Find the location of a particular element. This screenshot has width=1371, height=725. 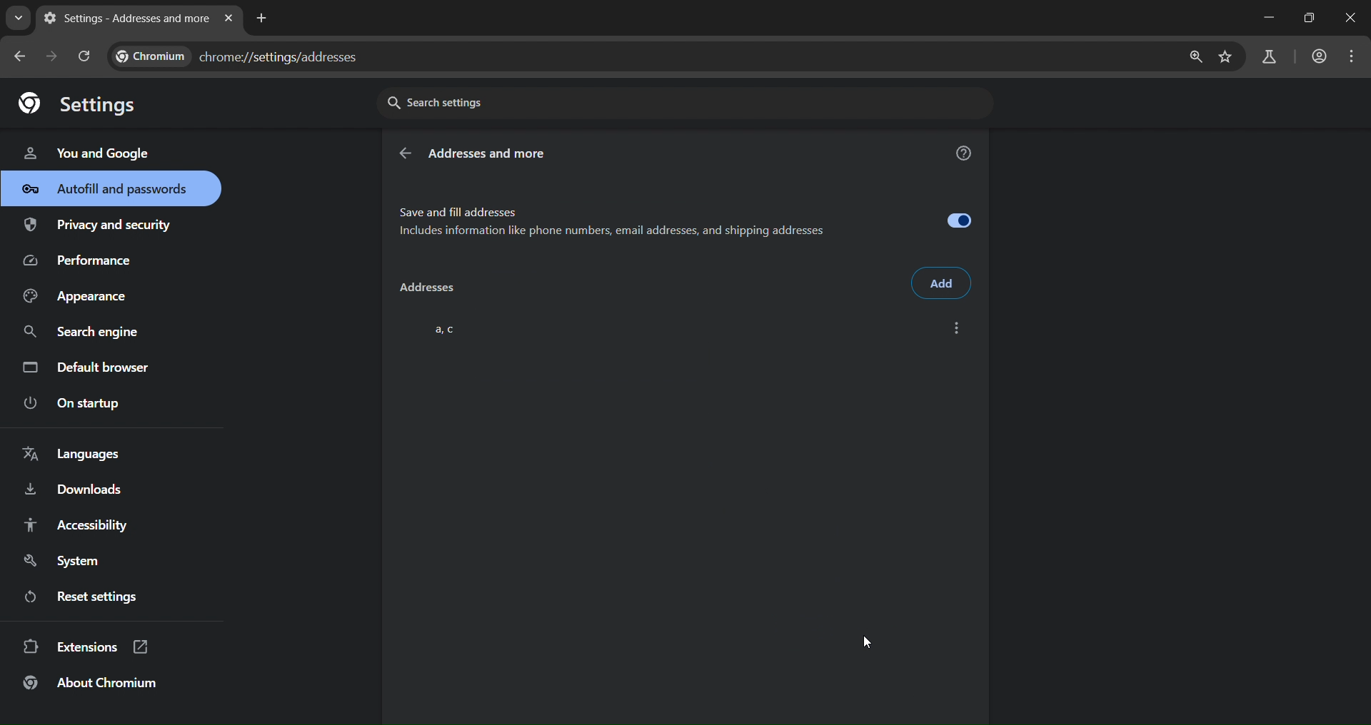

added address- a,c is located at coordinates (682, 325).